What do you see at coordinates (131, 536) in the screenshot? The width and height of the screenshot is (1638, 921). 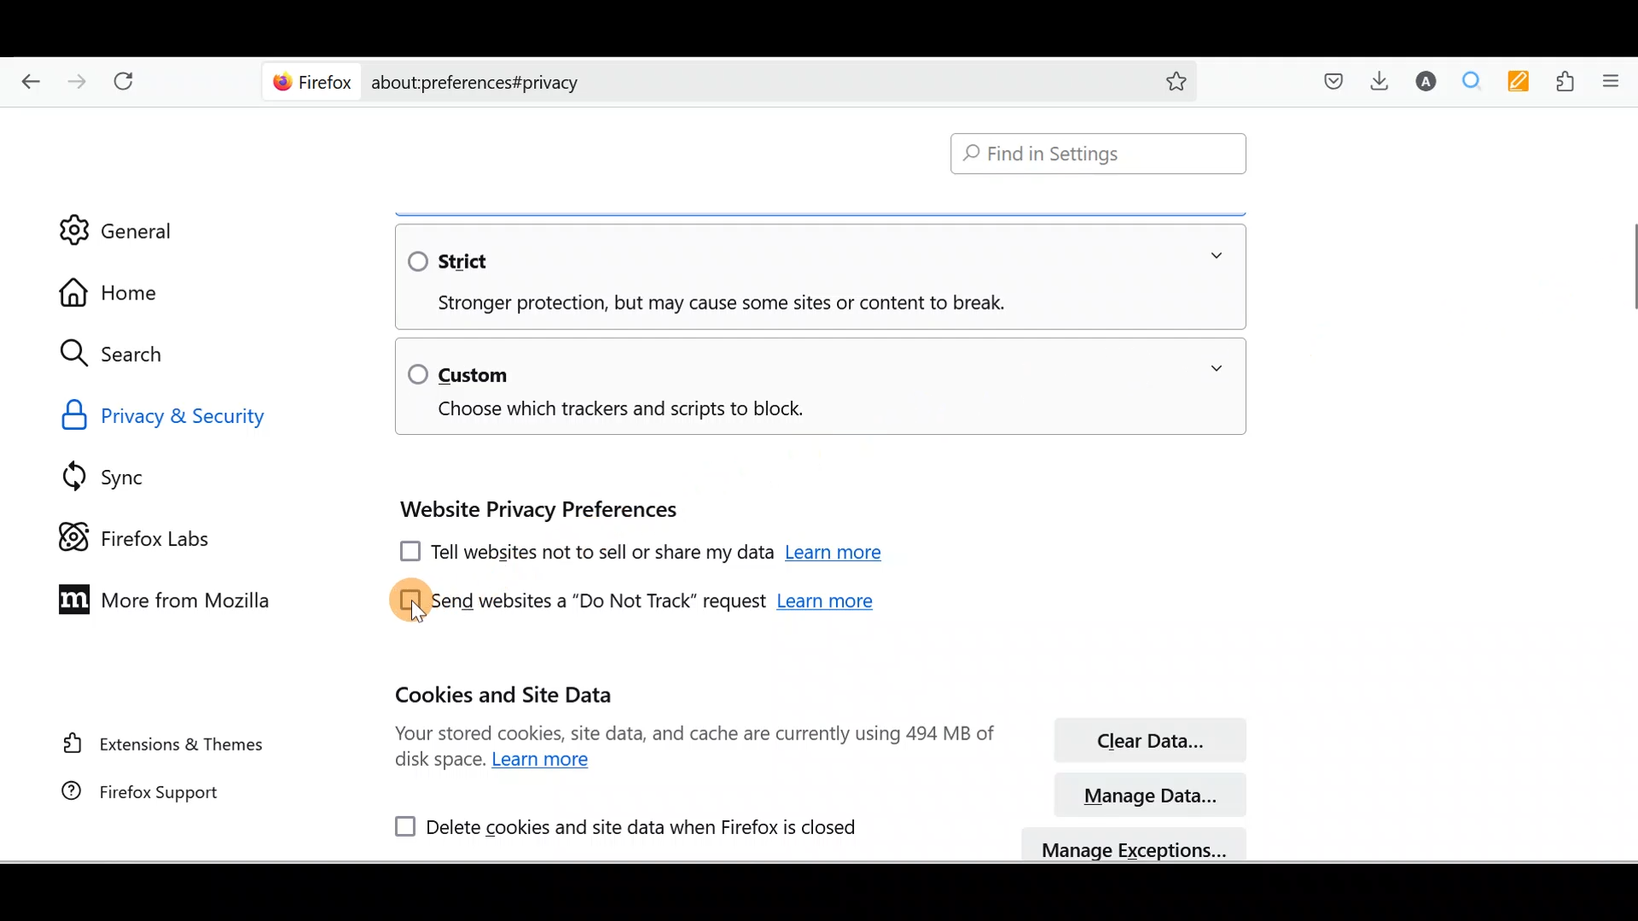 I see `Firefox labs` at bounding box center [131, 536].